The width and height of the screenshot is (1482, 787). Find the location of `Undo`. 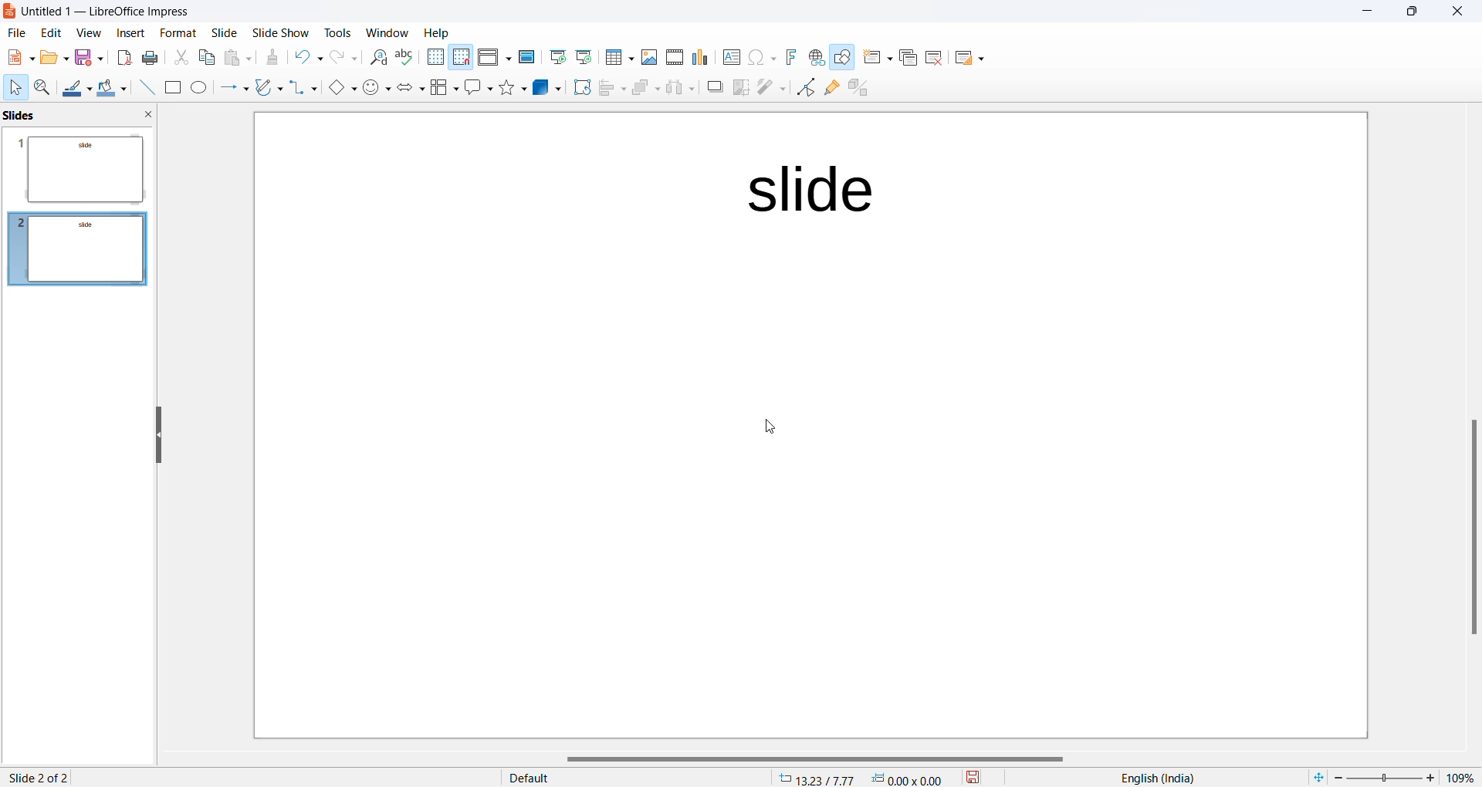

Undo is located at coordinates (309, 55).